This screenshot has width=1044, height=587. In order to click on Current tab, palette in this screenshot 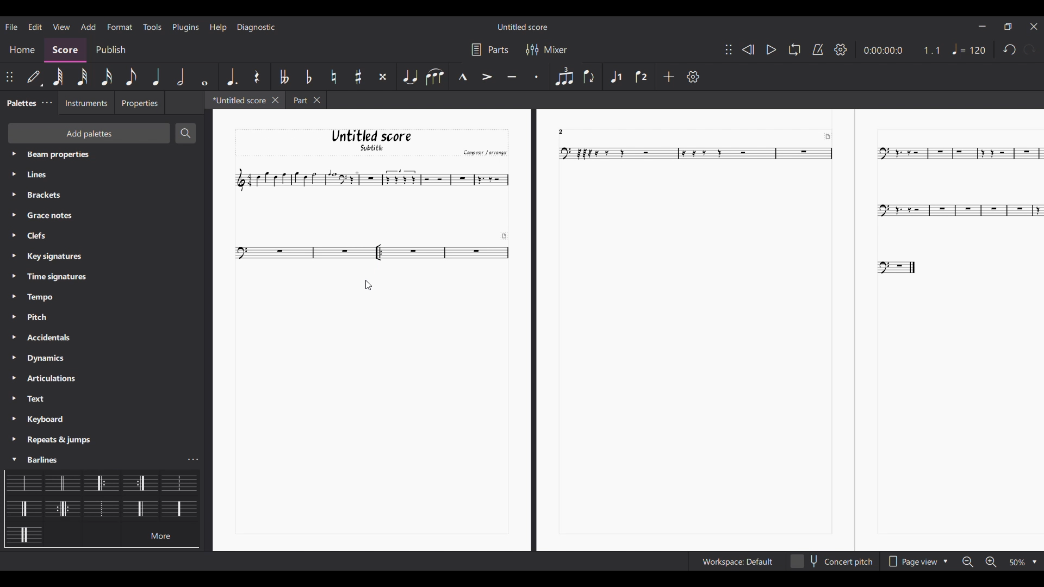, I will do `click(21, 103)`.